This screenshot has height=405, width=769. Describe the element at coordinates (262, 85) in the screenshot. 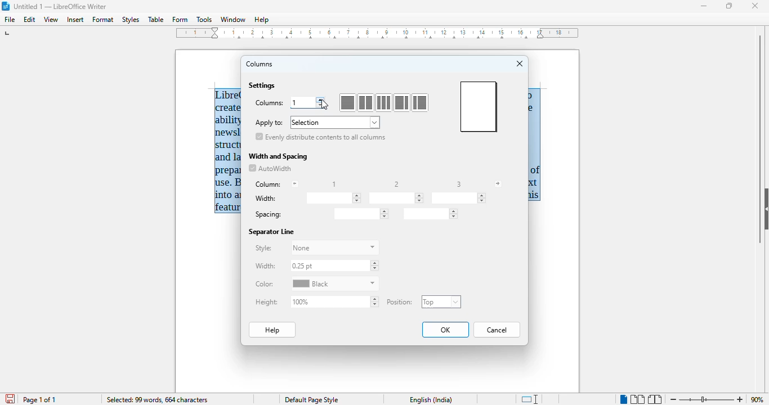

I see `settings` at that location.